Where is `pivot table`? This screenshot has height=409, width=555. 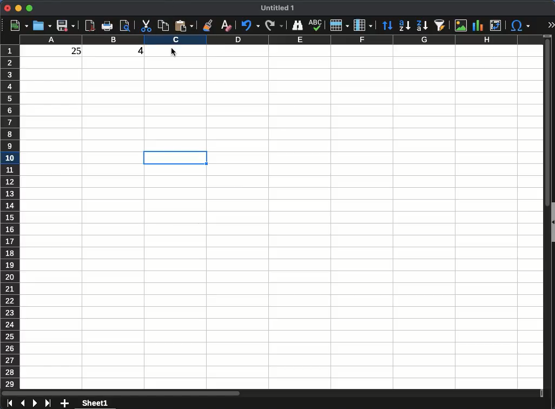 pivot table is located at coordinates (496, 25).